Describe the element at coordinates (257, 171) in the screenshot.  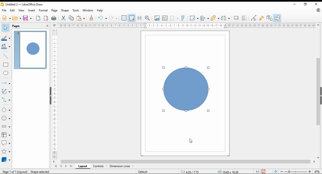
I see `1:1` at that location.